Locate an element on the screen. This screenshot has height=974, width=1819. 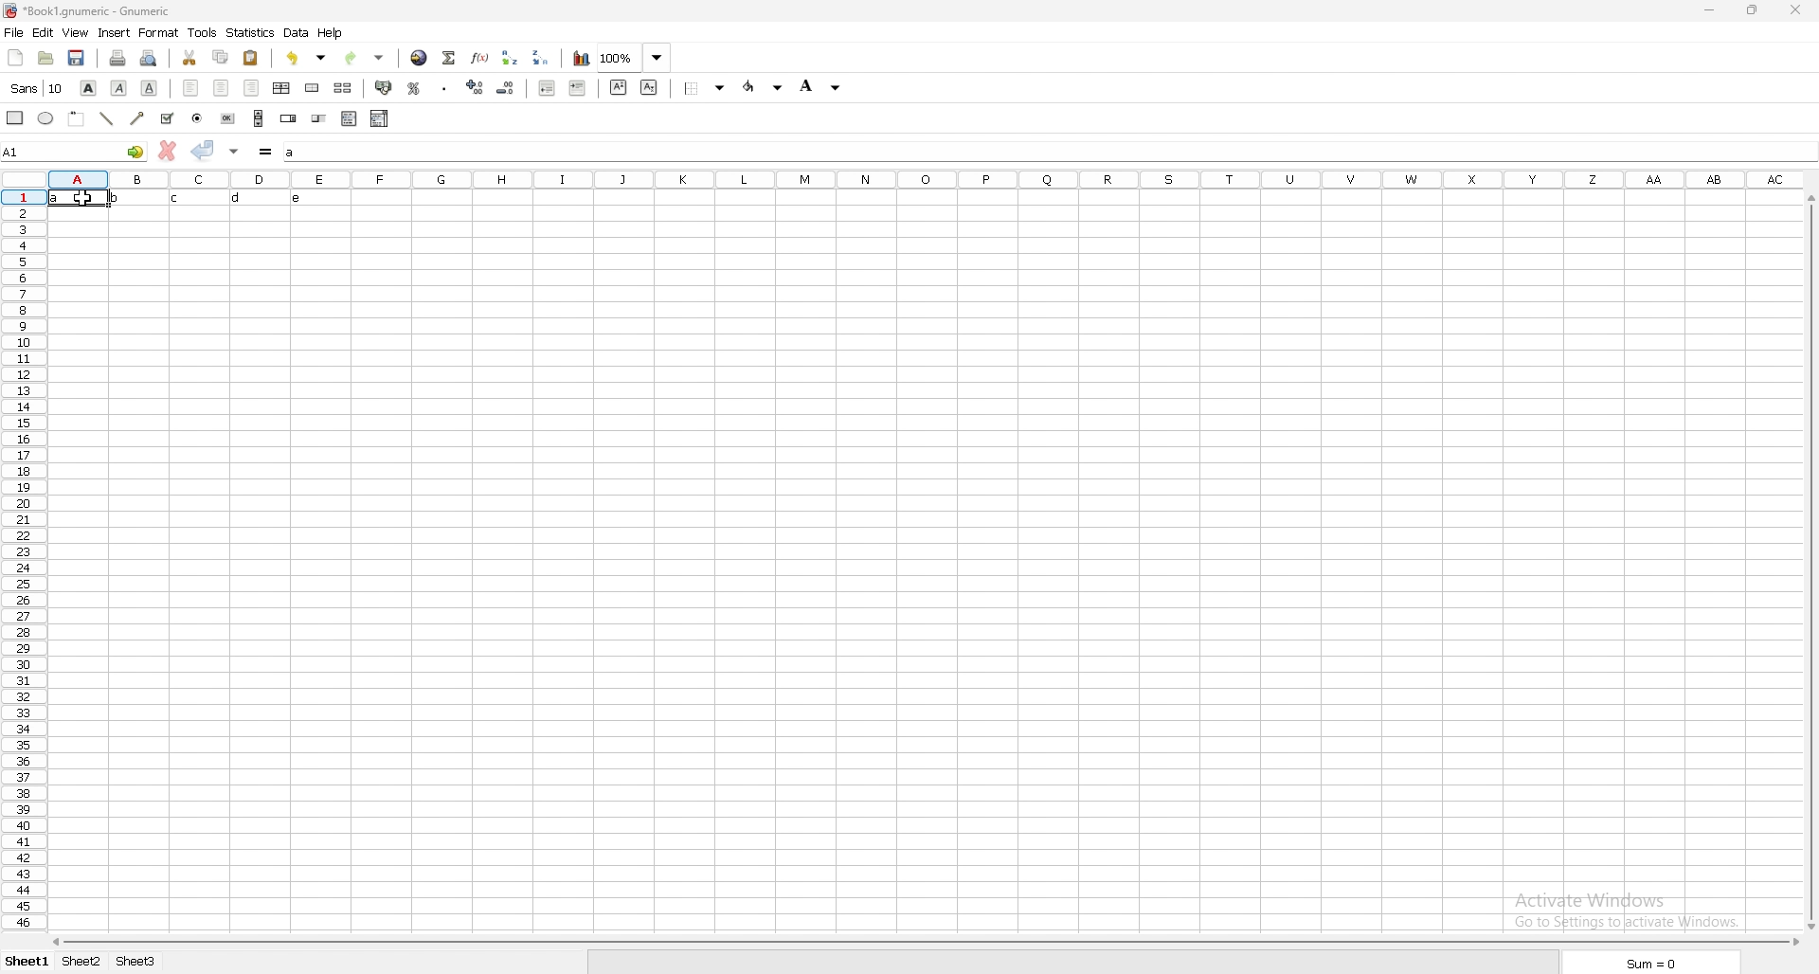
copy is located at coordinates (222, 56).